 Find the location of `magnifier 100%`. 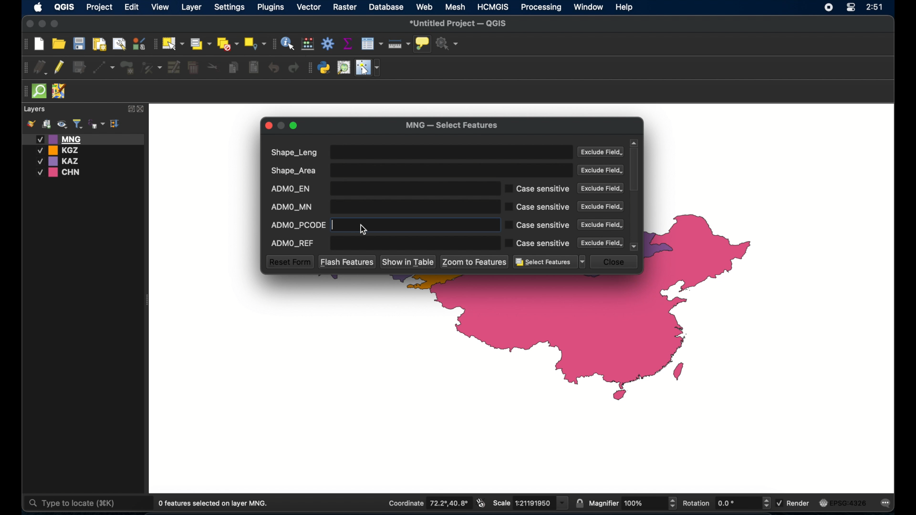

magnifier 100% is located at coordinates (633, 503).